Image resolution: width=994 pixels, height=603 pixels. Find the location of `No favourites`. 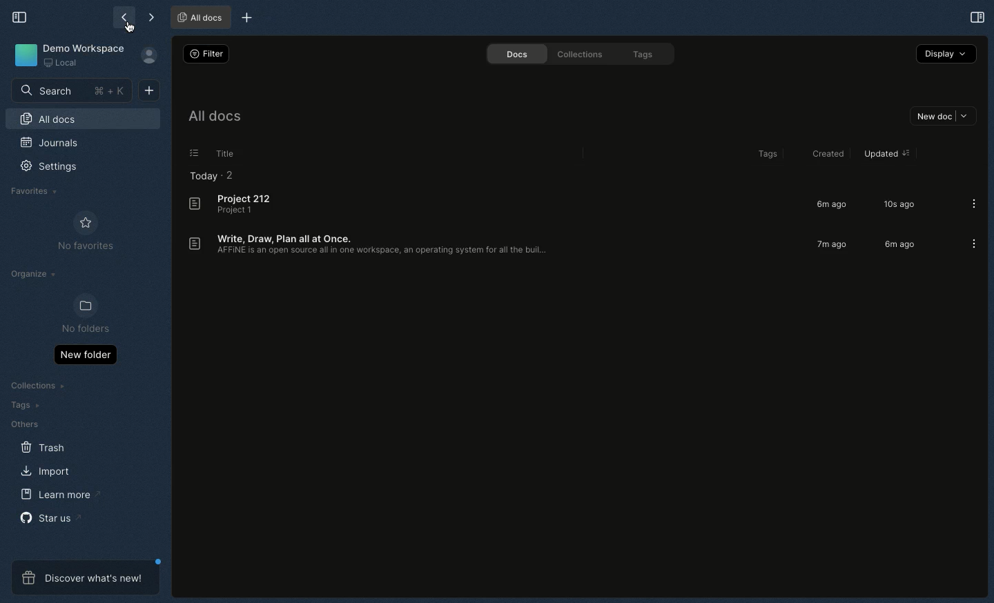

No favourites is located at coordinates (86, 230).